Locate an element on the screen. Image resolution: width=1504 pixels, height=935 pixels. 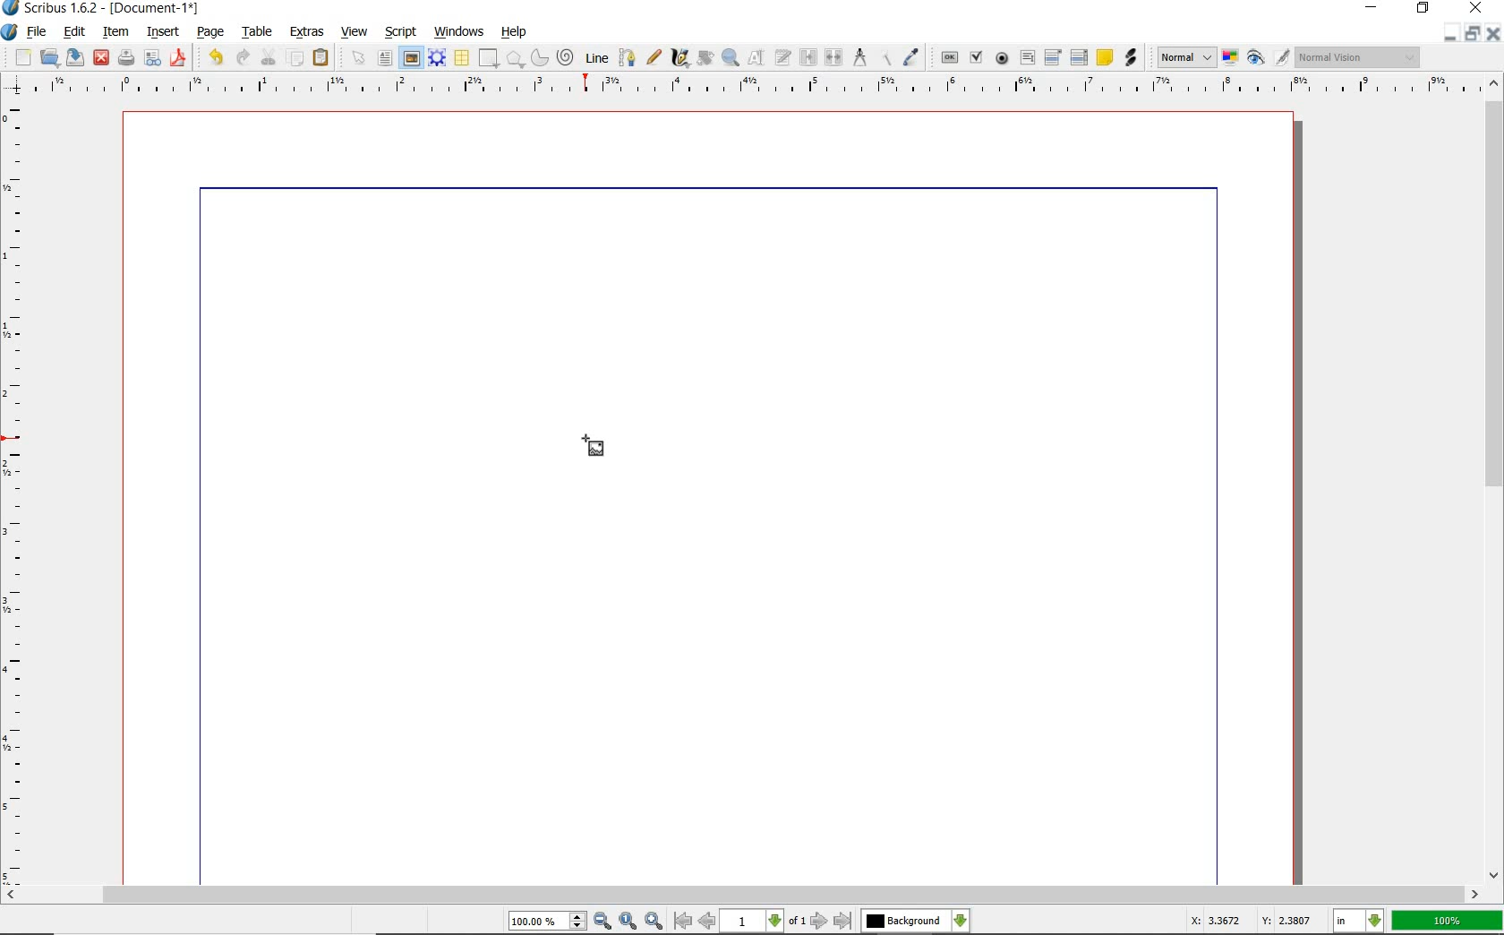
Zoom 100.00% is located at coordinates (547, 922).